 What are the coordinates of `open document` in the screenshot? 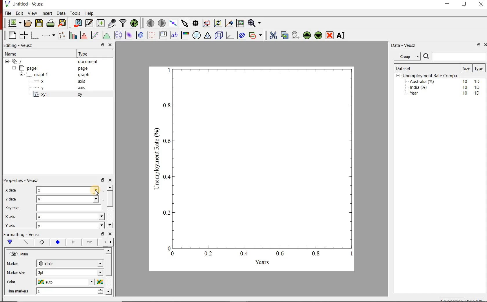 It's located at (28, 23).